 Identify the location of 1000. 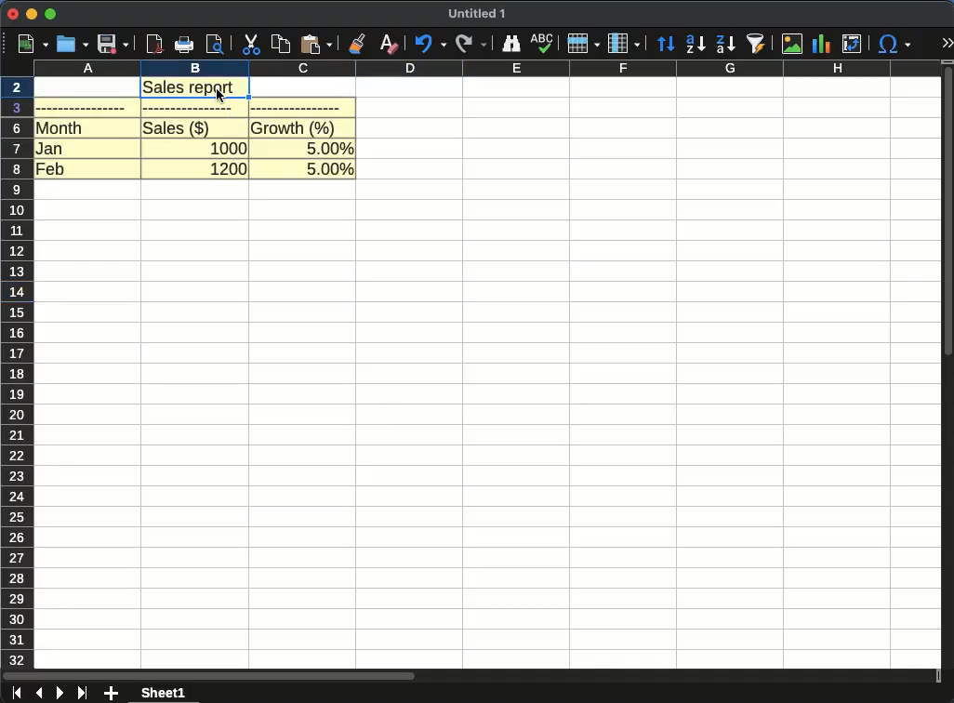
(229, 146).